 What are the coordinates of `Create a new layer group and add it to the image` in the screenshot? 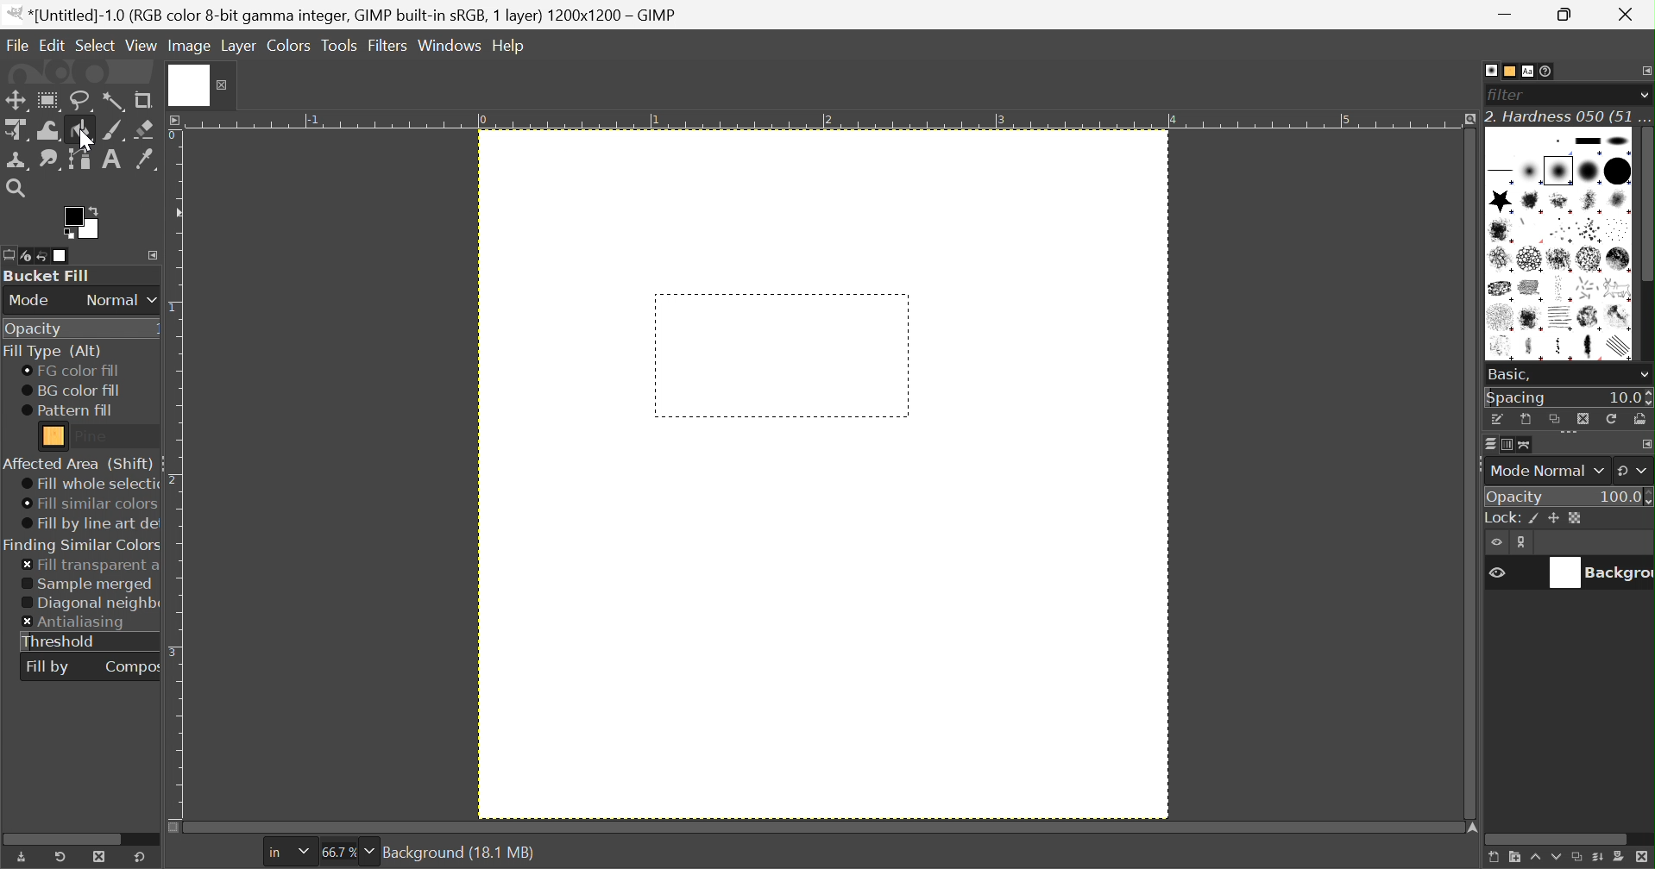 It's located at (1513, 859).